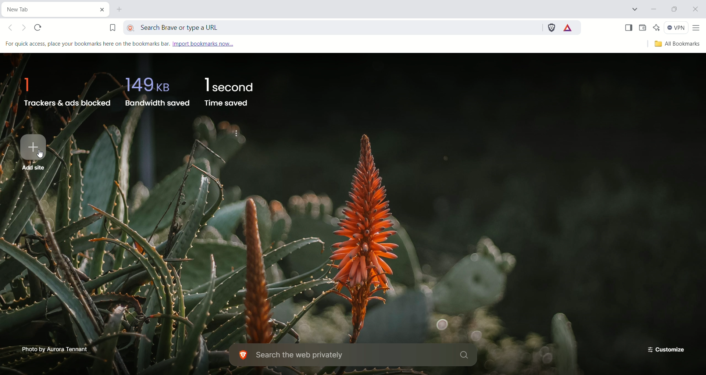  I want to click on For quick access, place your bookmarks here on the bookmarks bar., so click(87, 44).